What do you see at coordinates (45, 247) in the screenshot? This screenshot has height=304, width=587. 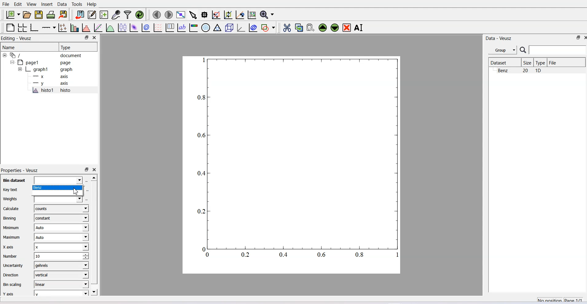 I see `X axis - X` at bounding box center [45, 247].